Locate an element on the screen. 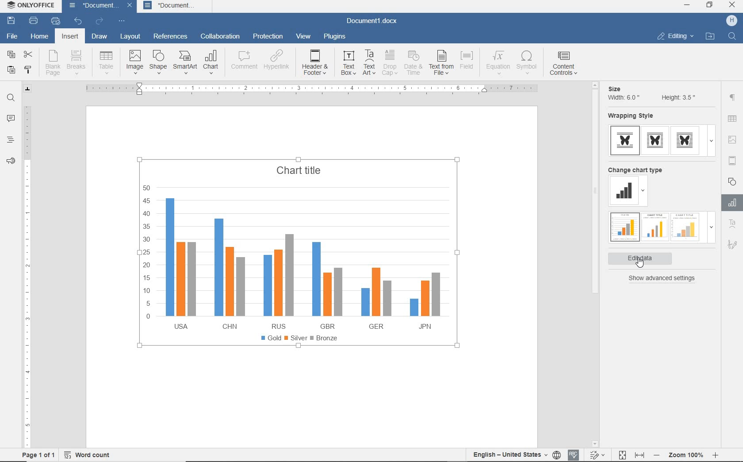  customize quick access toolbar is located at coordinates (122, 22).